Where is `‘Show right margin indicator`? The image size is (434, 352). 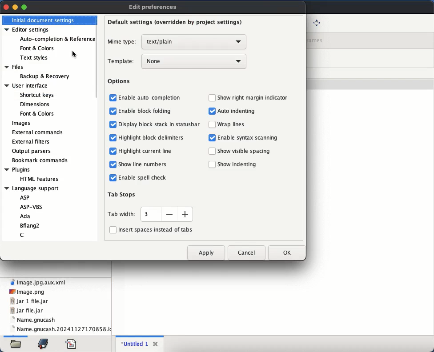
‘Show right margin indicator is located at coordinates (253, 98).